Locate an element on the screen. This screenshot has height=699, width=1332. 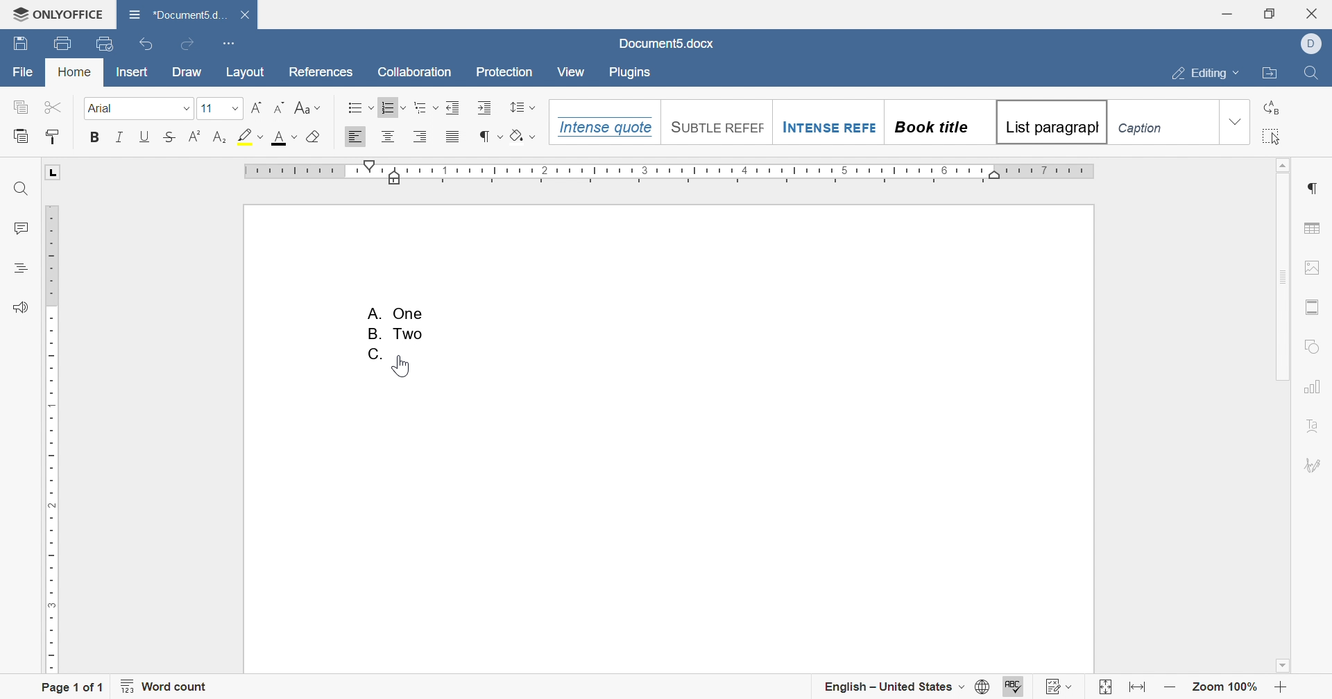
Align Right is located at coordinates (420, 136).